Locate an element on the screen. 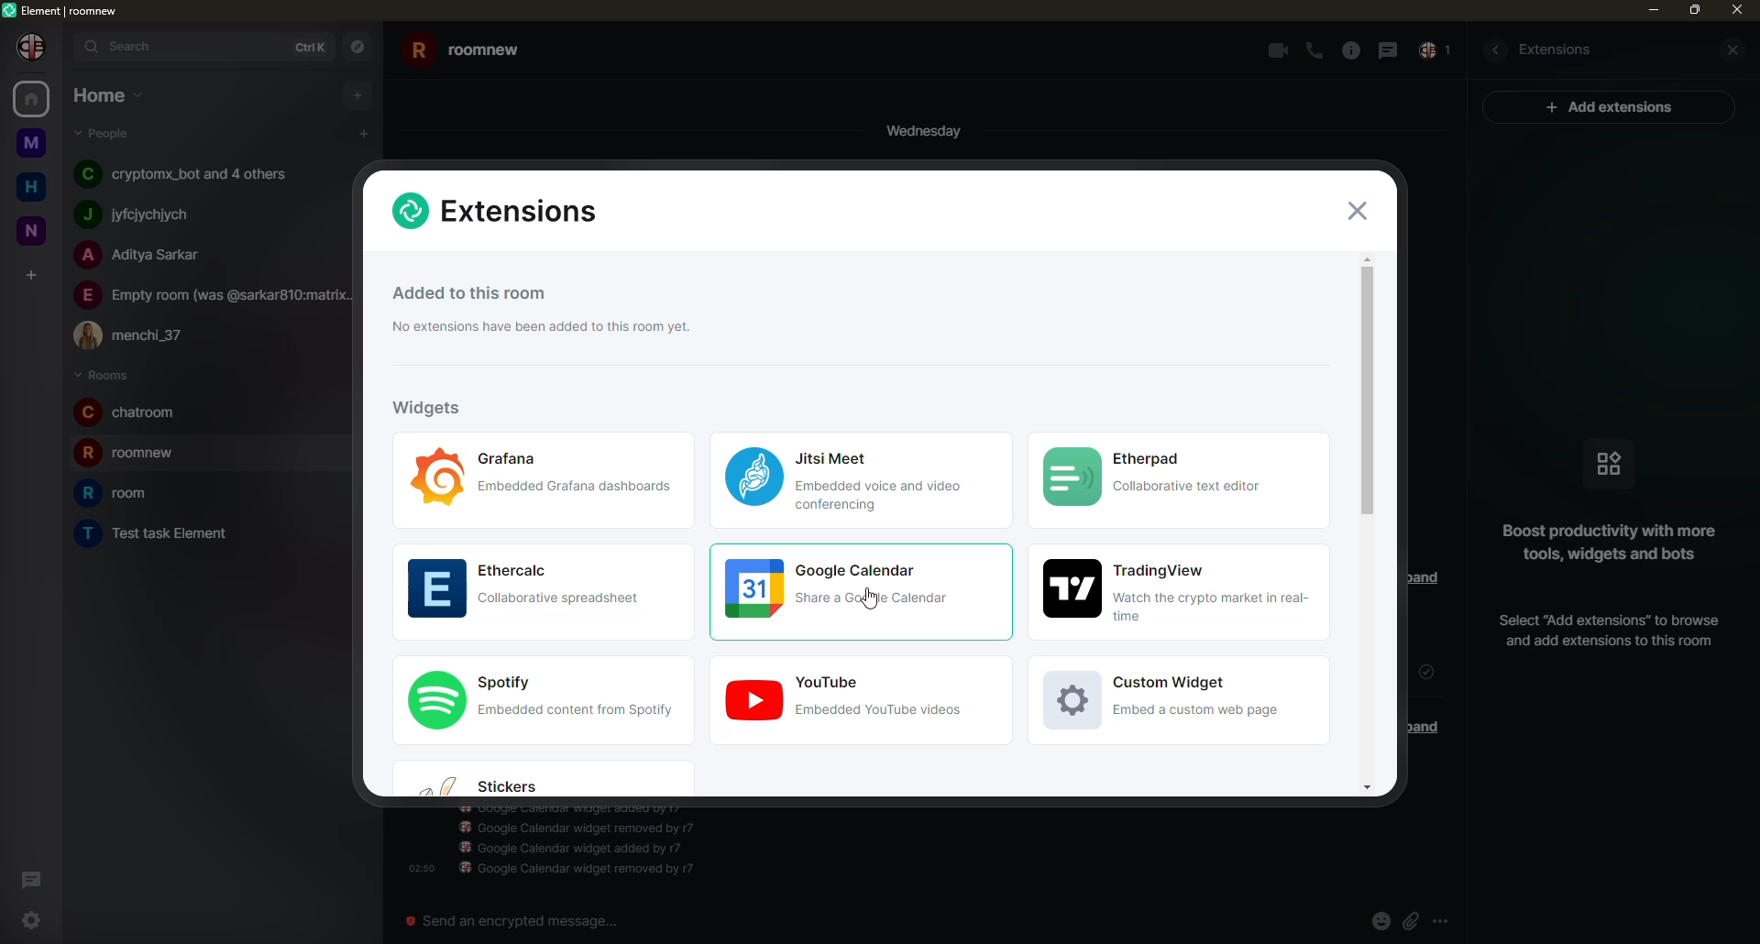 The height and width of the screenshot is (944, 1760). rooms is located at coordinates (102, 374).